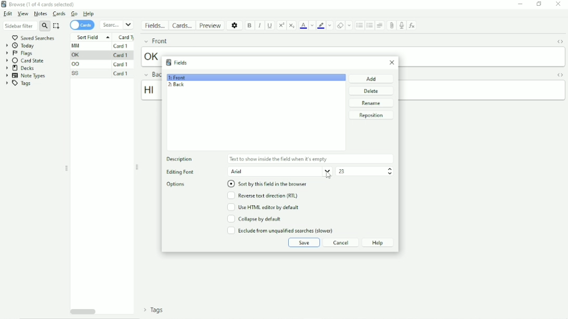  Describe the element at coordinates (25, 76) in the screenshot. I see `Note Types` at that location.